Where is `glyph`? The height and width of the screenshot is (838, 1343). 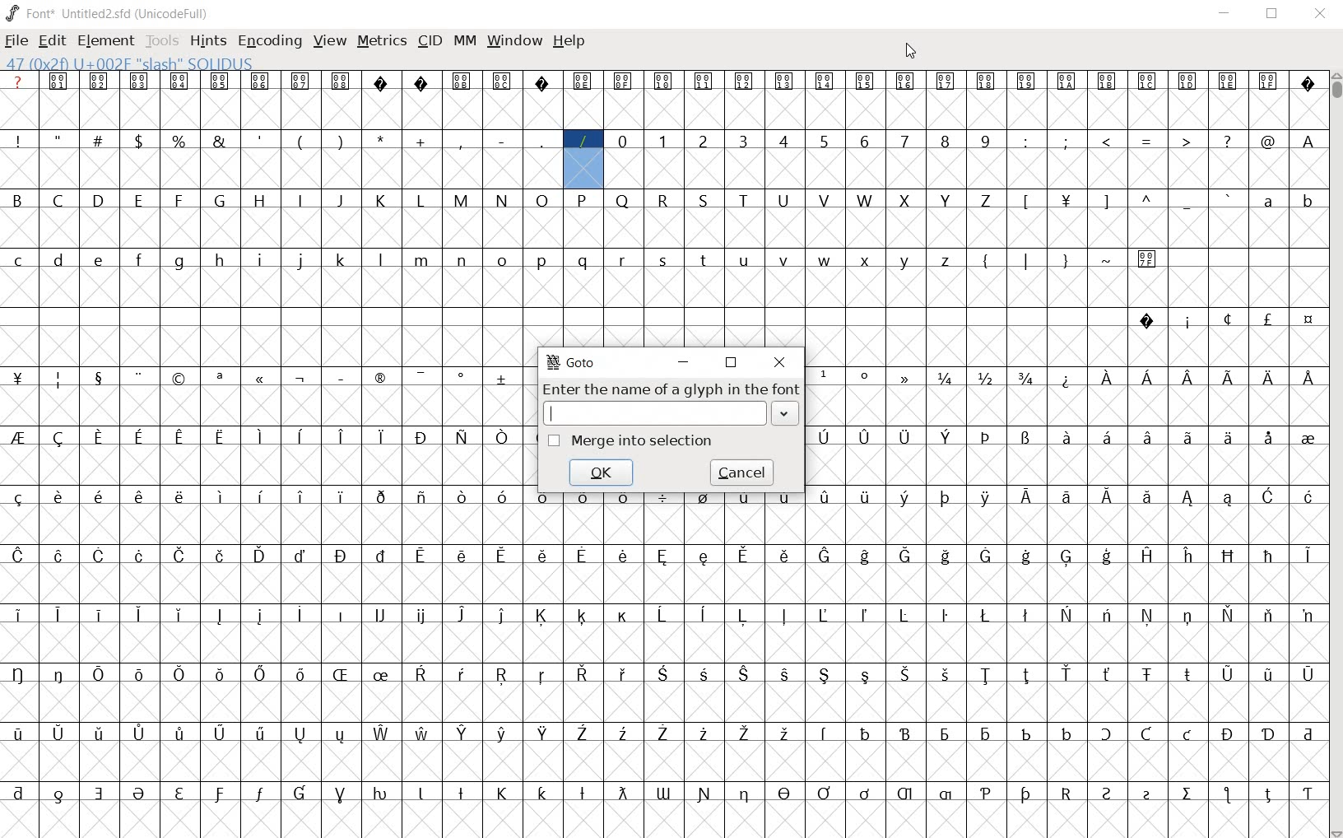
glyph is located at coordinates (1027, 556).